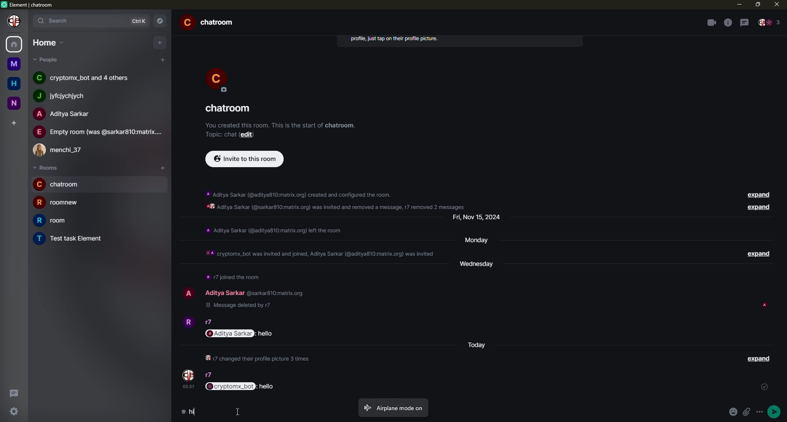 This screenshot has width=787, height=422. Describe the element at coordinates (218, 79) in the screenshot. I see `profile` at that location.